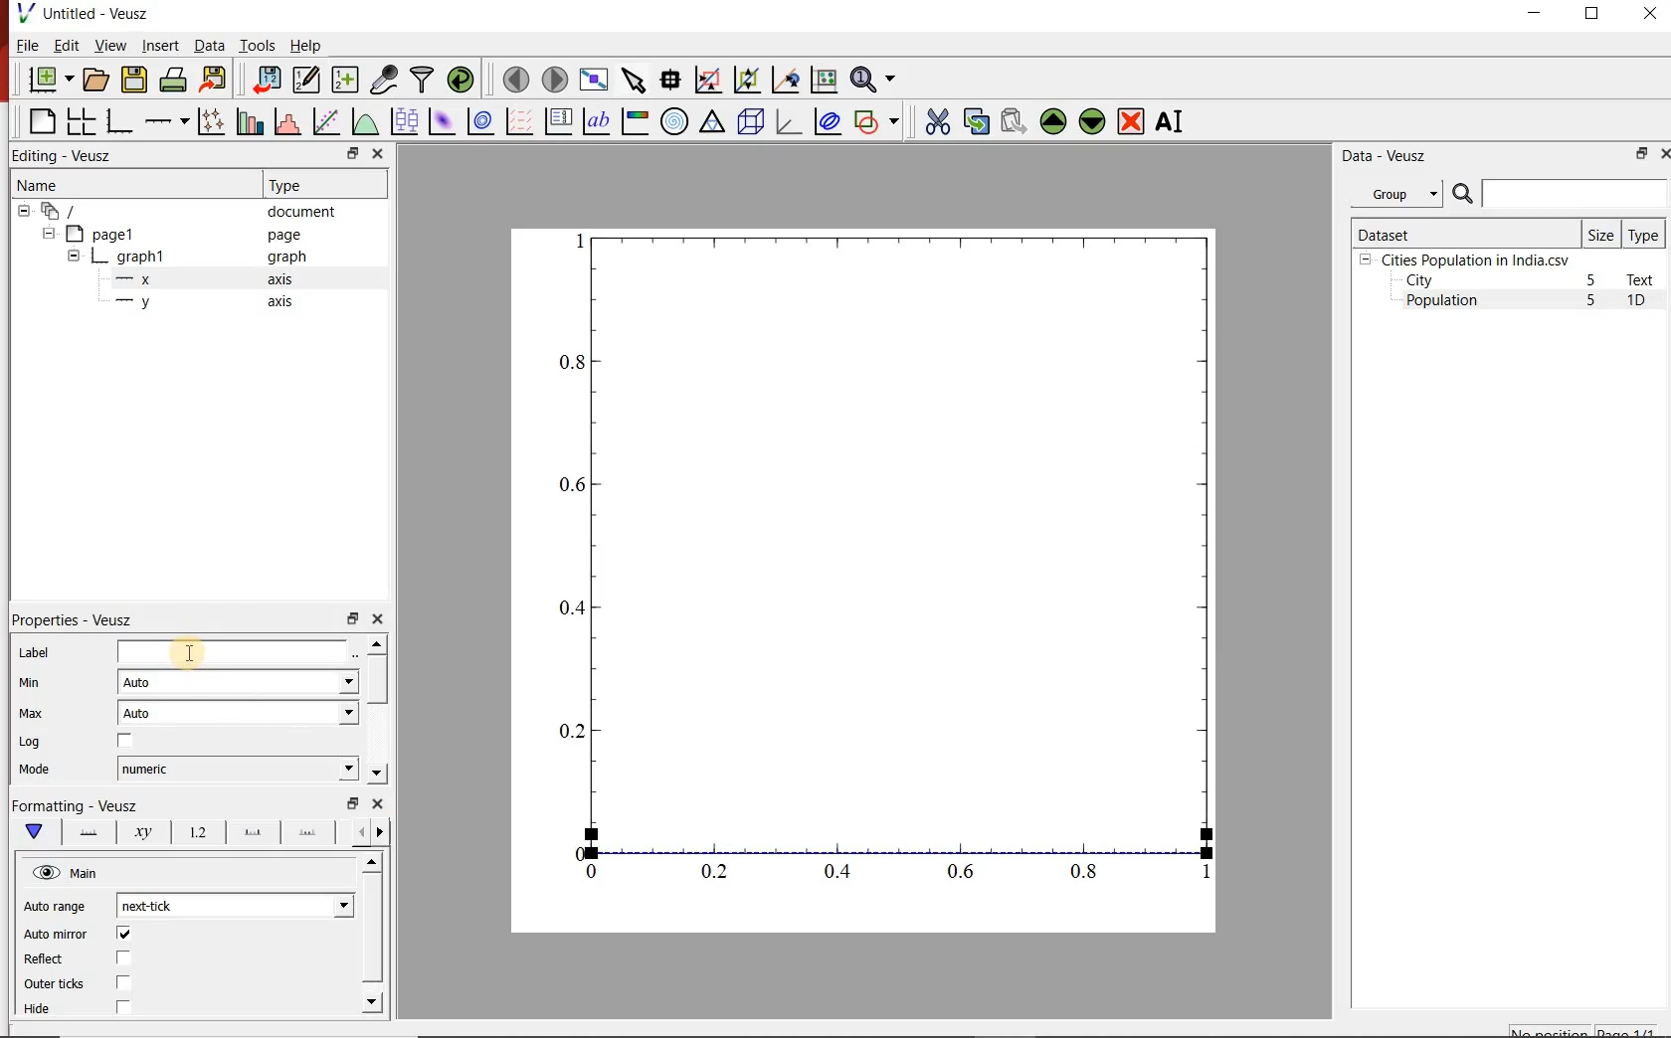  I want to click on next-tick, so click(234, 906).